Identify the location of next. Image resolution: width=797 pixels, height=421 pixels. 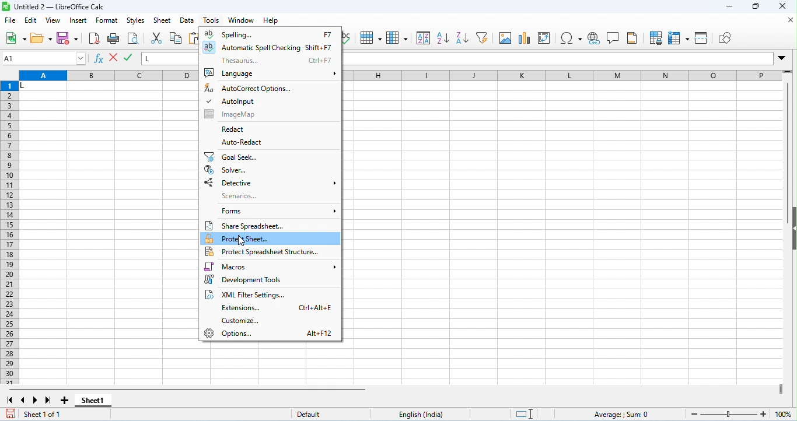
(36, 400).